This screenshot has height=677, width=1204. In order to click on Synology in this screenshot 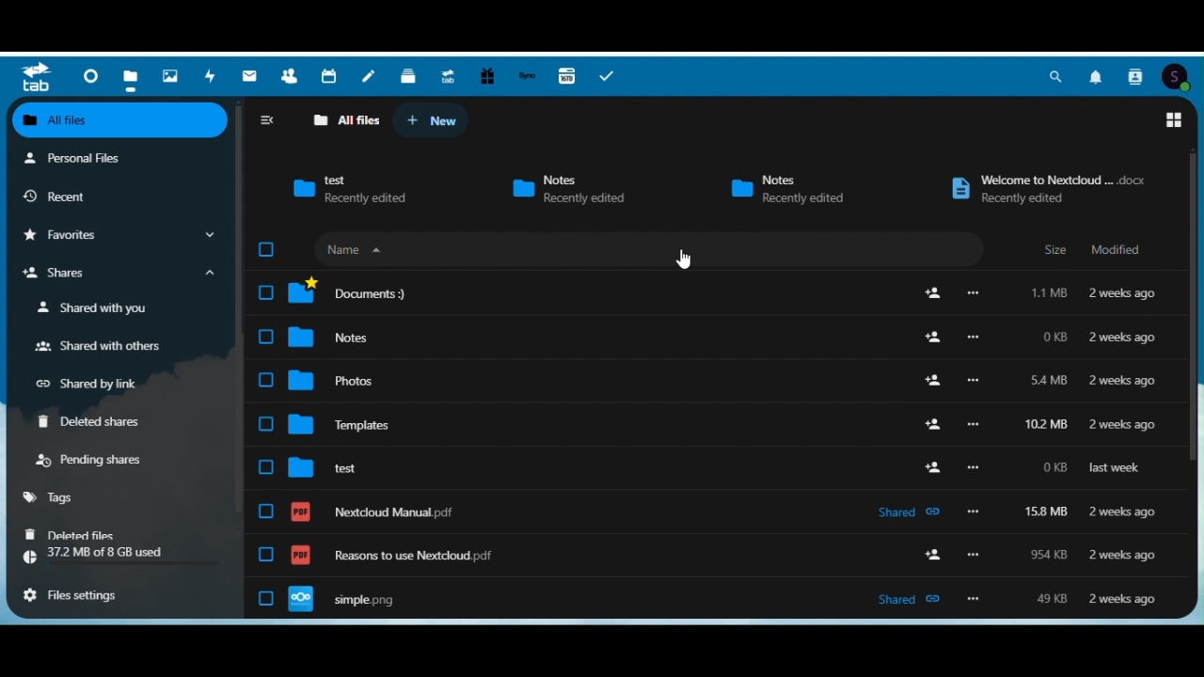, I will do `click(526, 75)`.